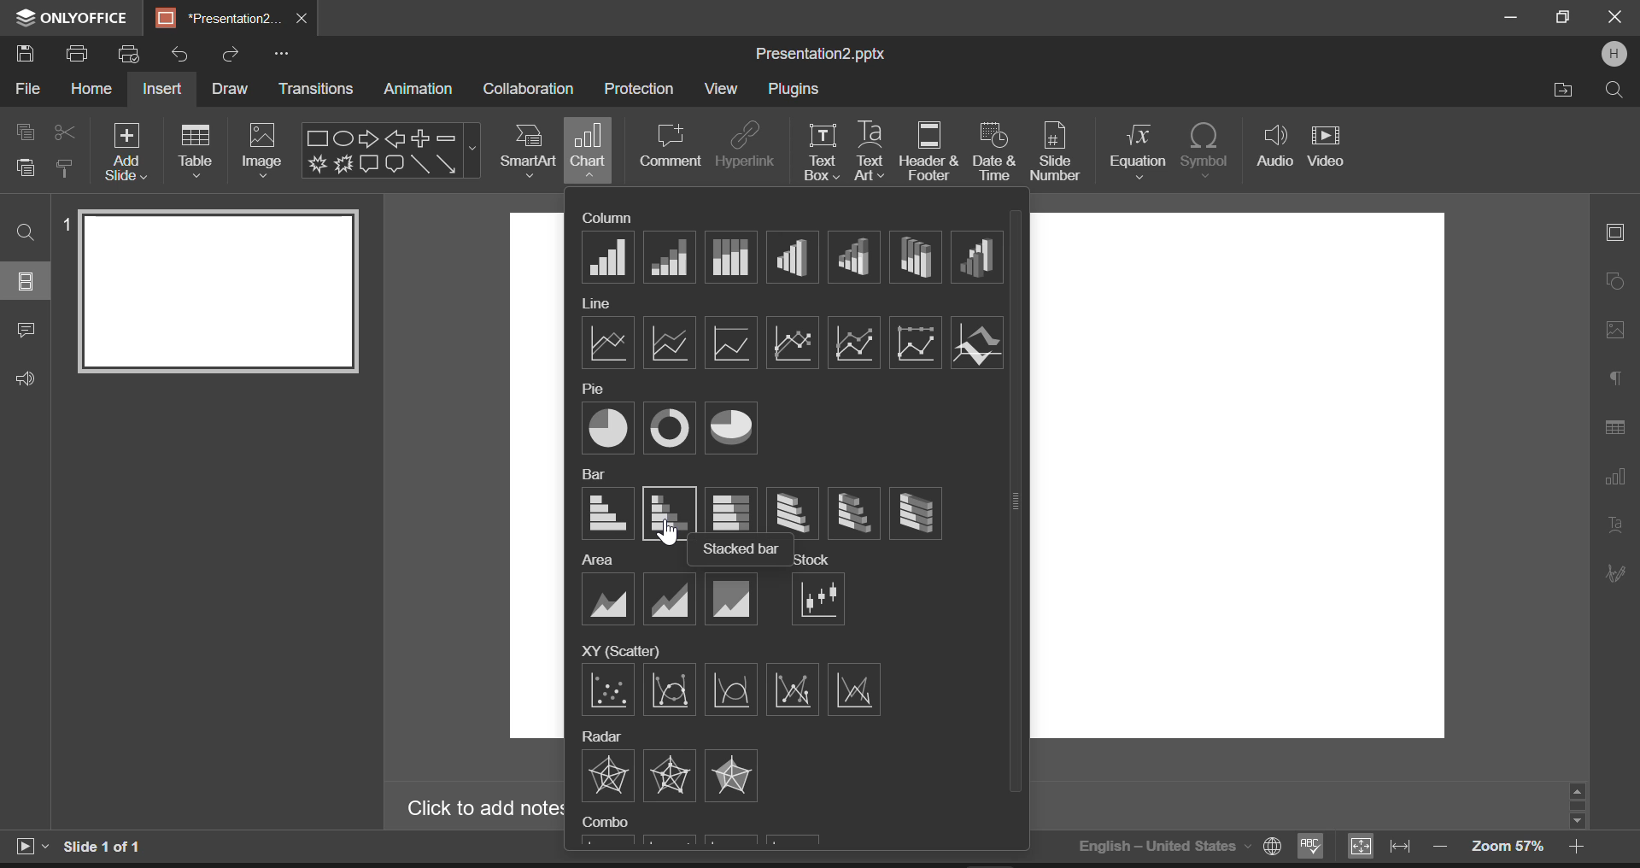  I want to click on Doughnut, so click(670, 428).